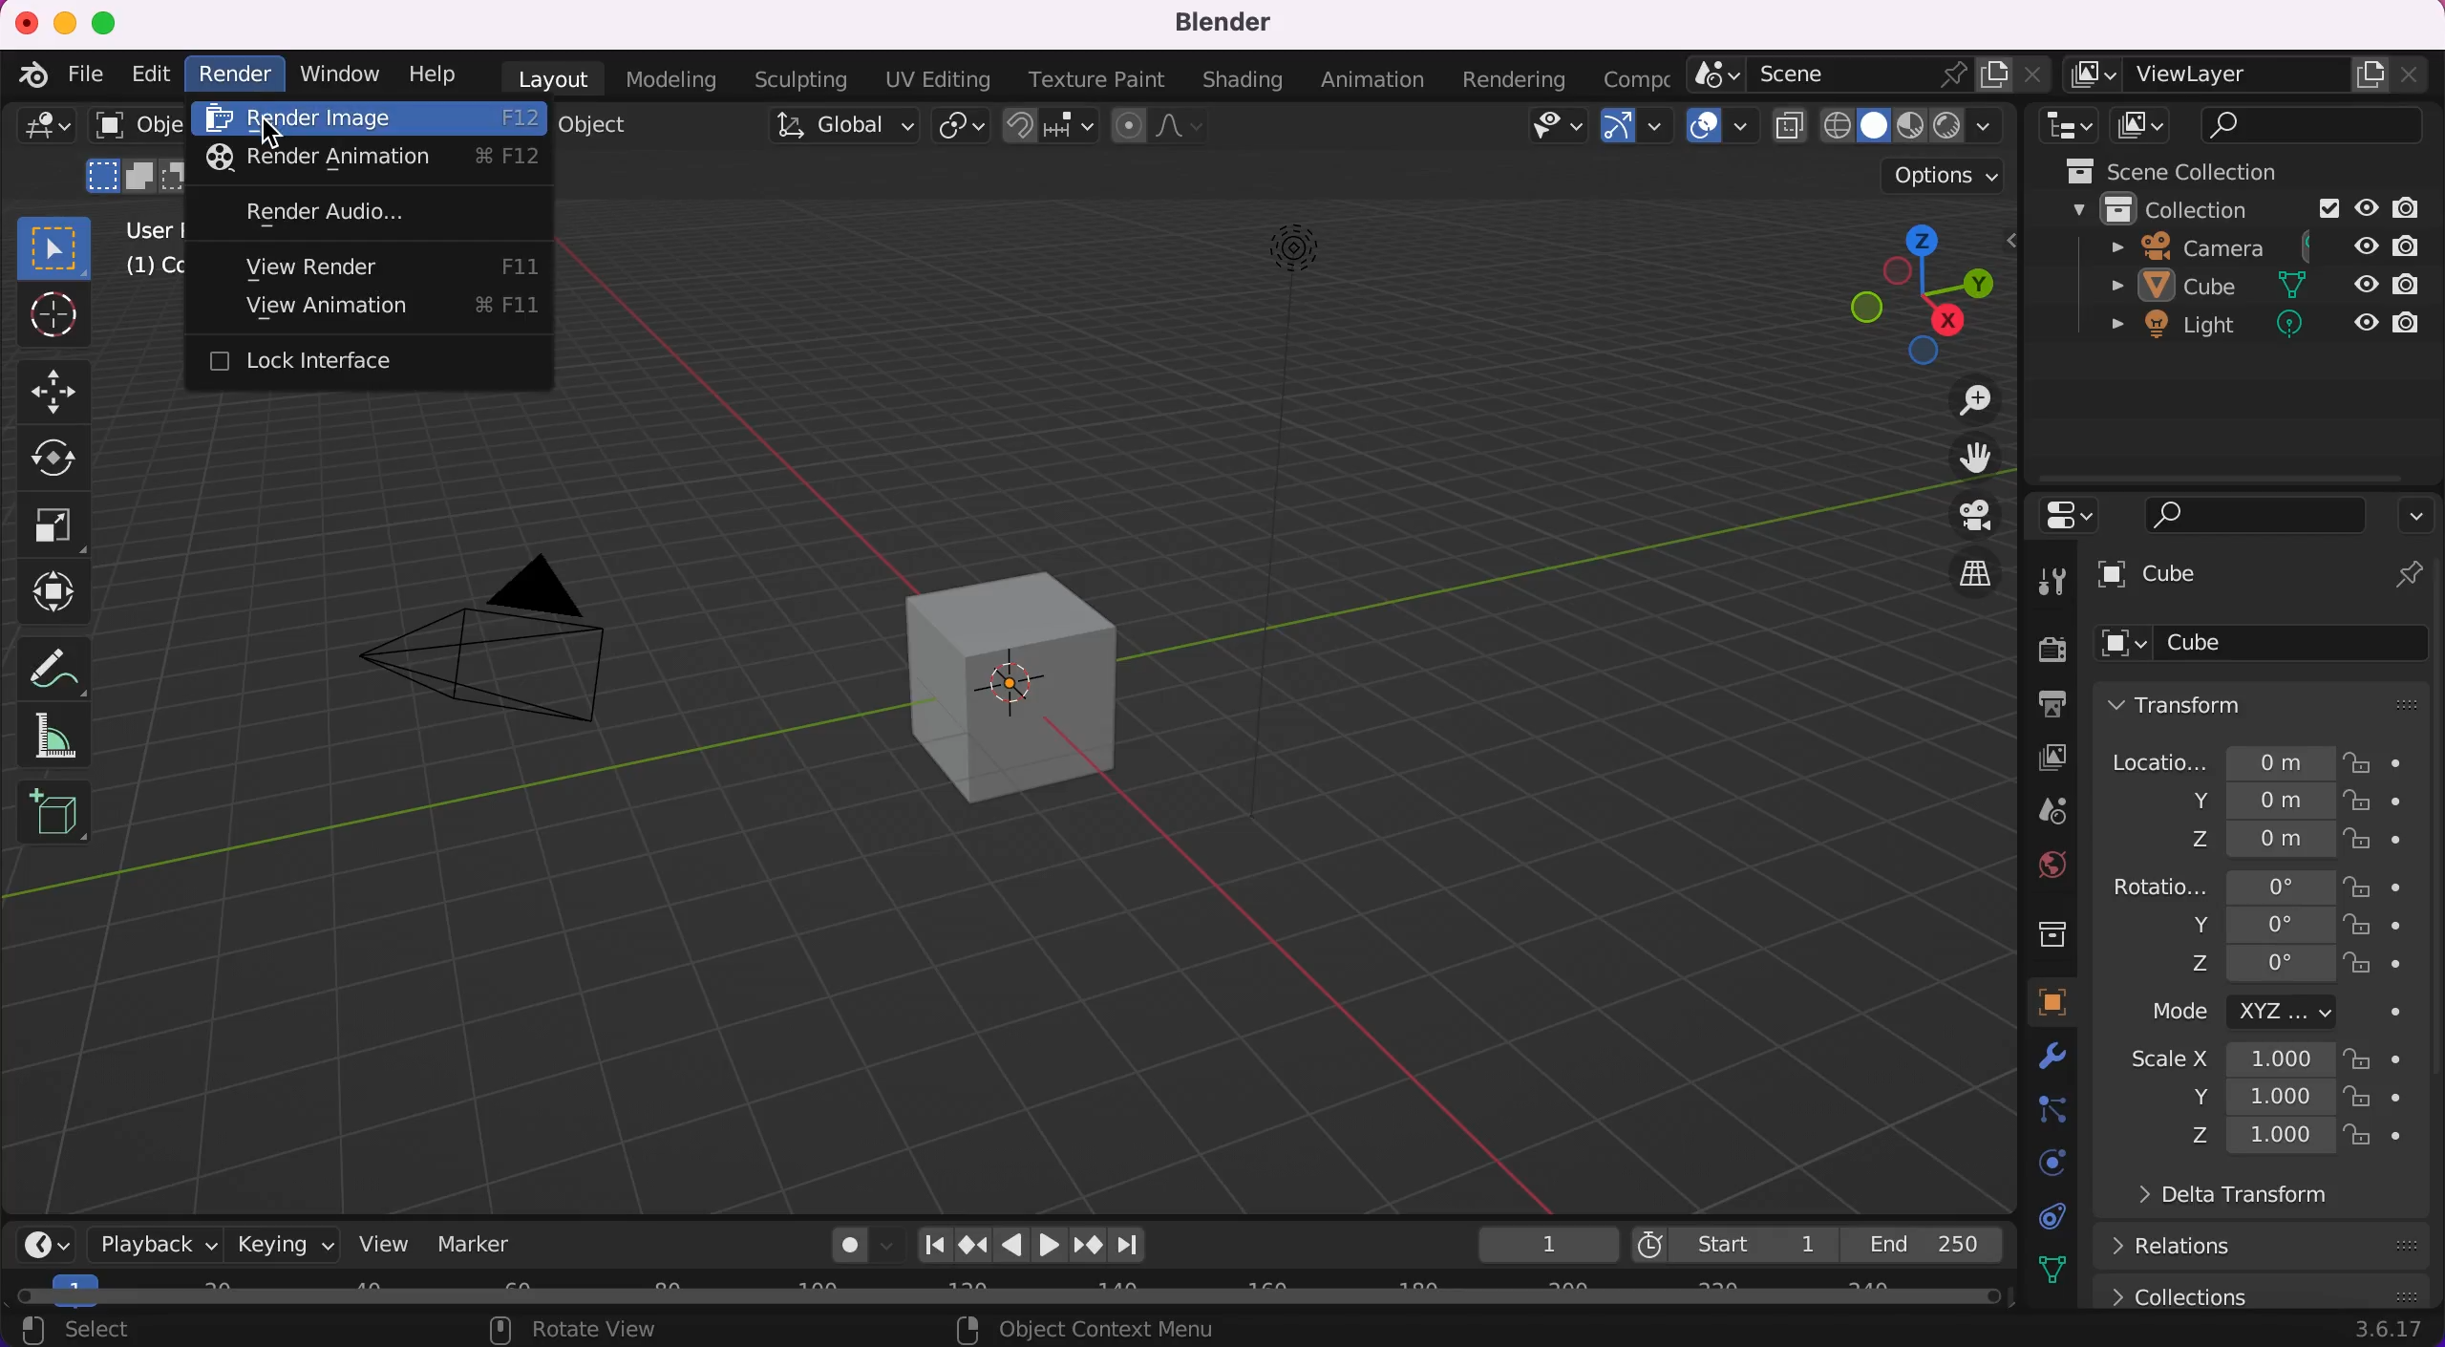  What do you see at coordinates (2218, 885) in the screenshot?
I see `rotatio... 0` at bounding box center [2218, 885].